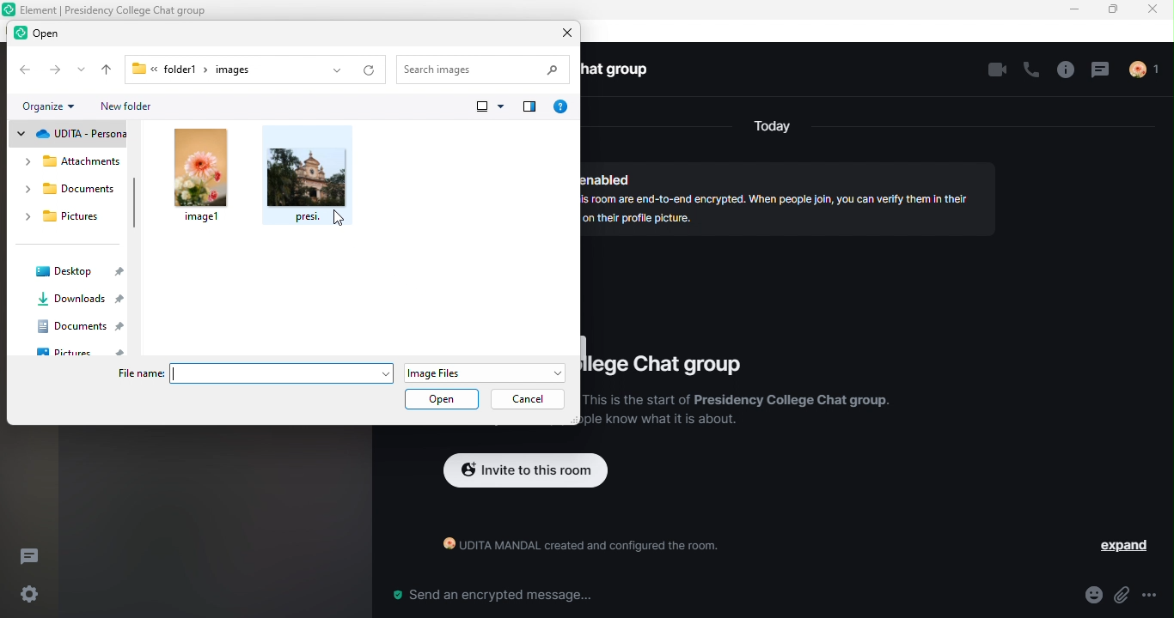 The image size is (1174, 618). What do you see at coordinates (80, 301) in the screenshot?
I see `downloads` at bounding box center [80, 301].